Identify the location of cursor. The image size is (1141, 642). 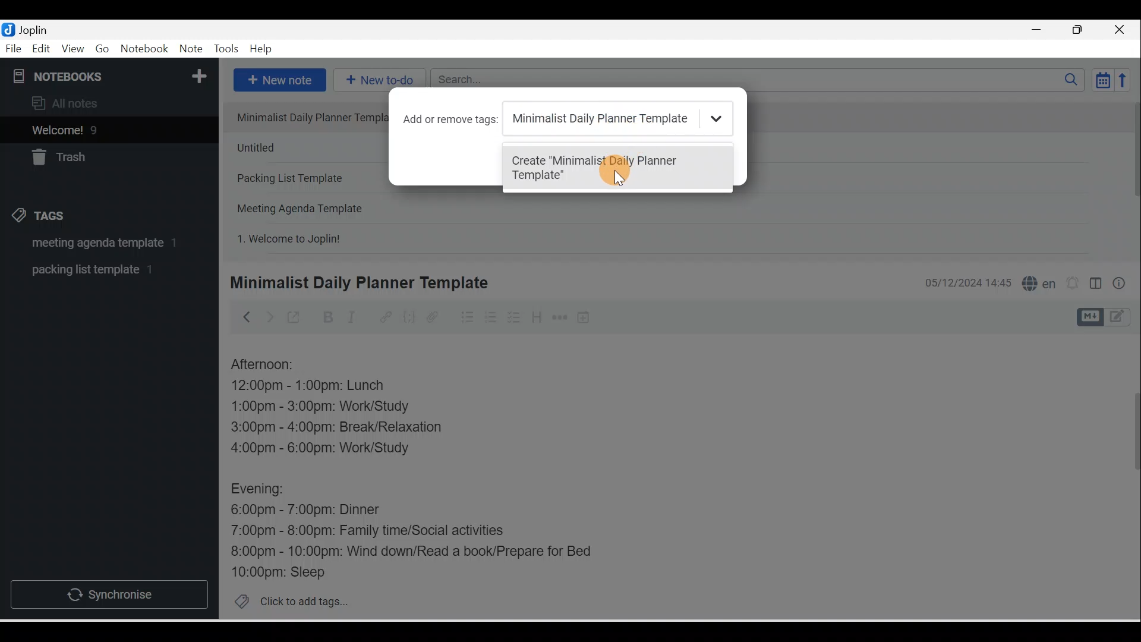
(616, 169).